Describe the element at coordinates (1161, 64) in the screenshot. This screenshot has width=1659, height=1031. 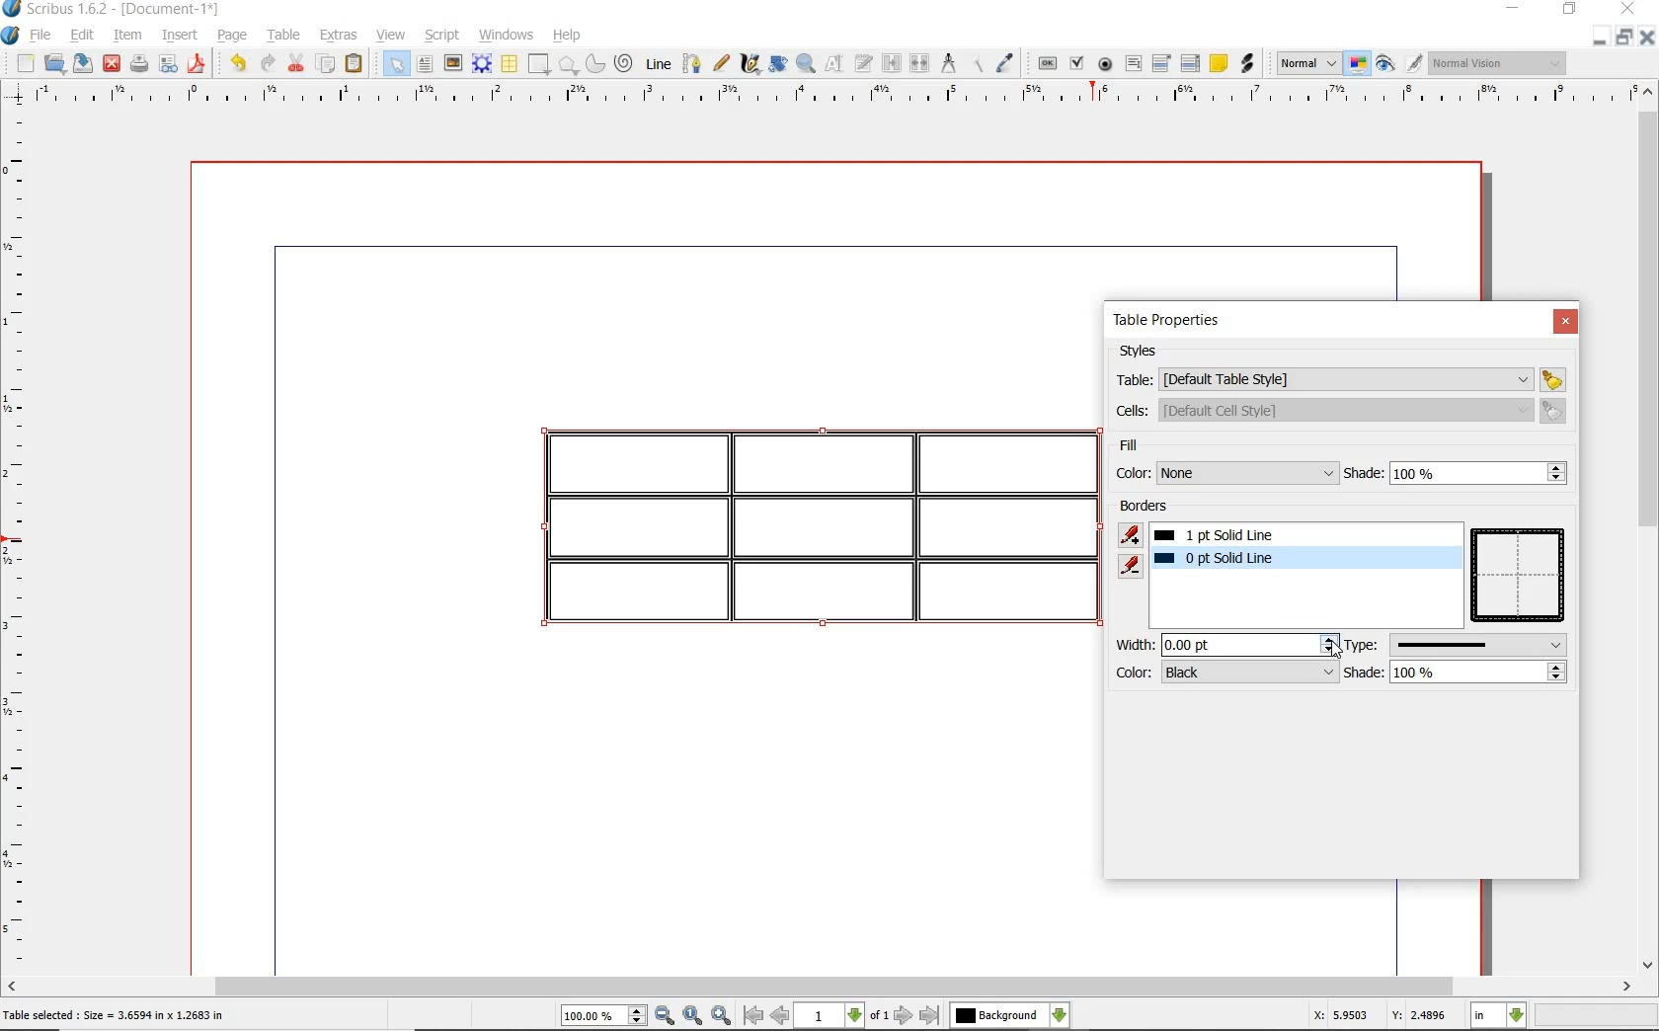
I see `pdf combo box` at that location.